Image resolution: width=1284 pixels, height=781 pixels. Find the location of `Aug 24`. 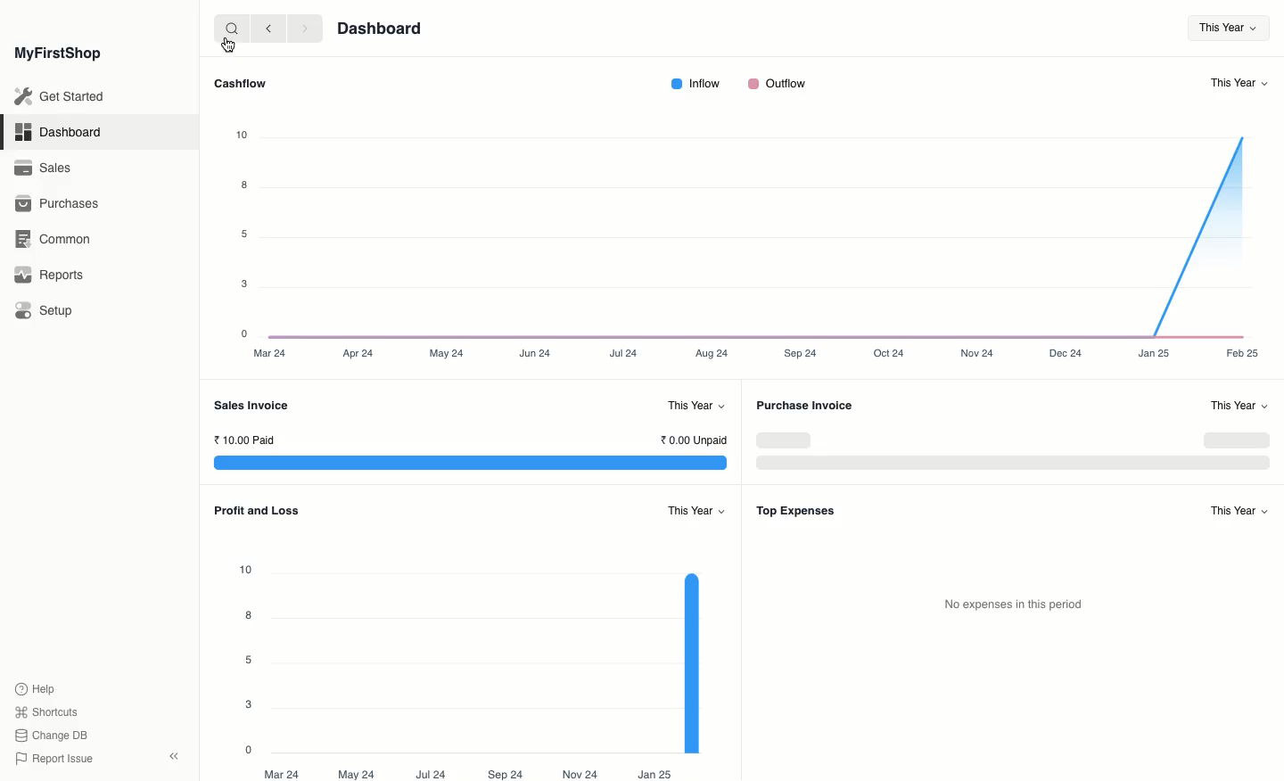

Aug 24 is located at coordinates (712, 353).